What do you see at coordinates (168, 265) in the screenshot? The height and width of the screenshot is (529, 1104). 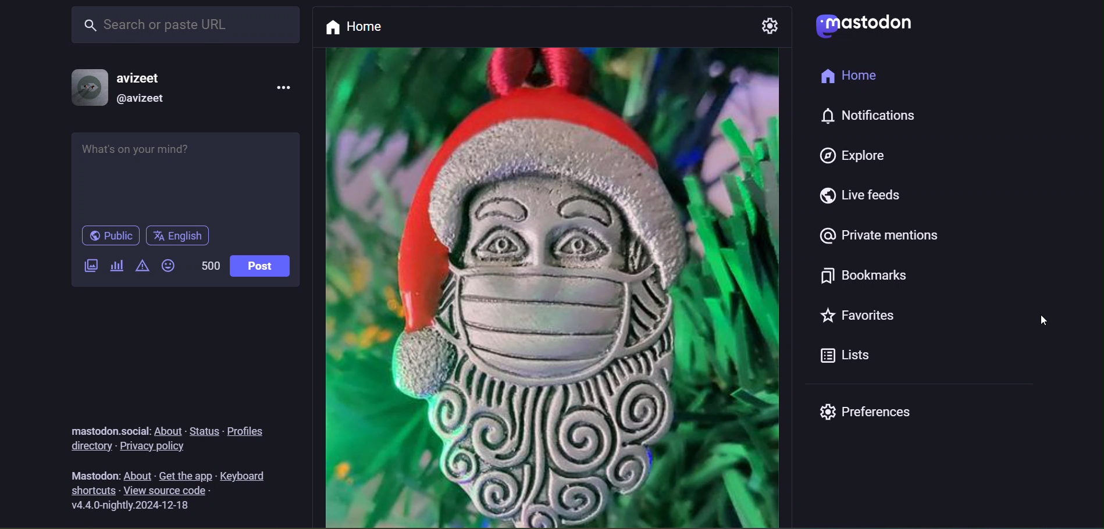 I see `emojis` at bounding box center [168, 265].